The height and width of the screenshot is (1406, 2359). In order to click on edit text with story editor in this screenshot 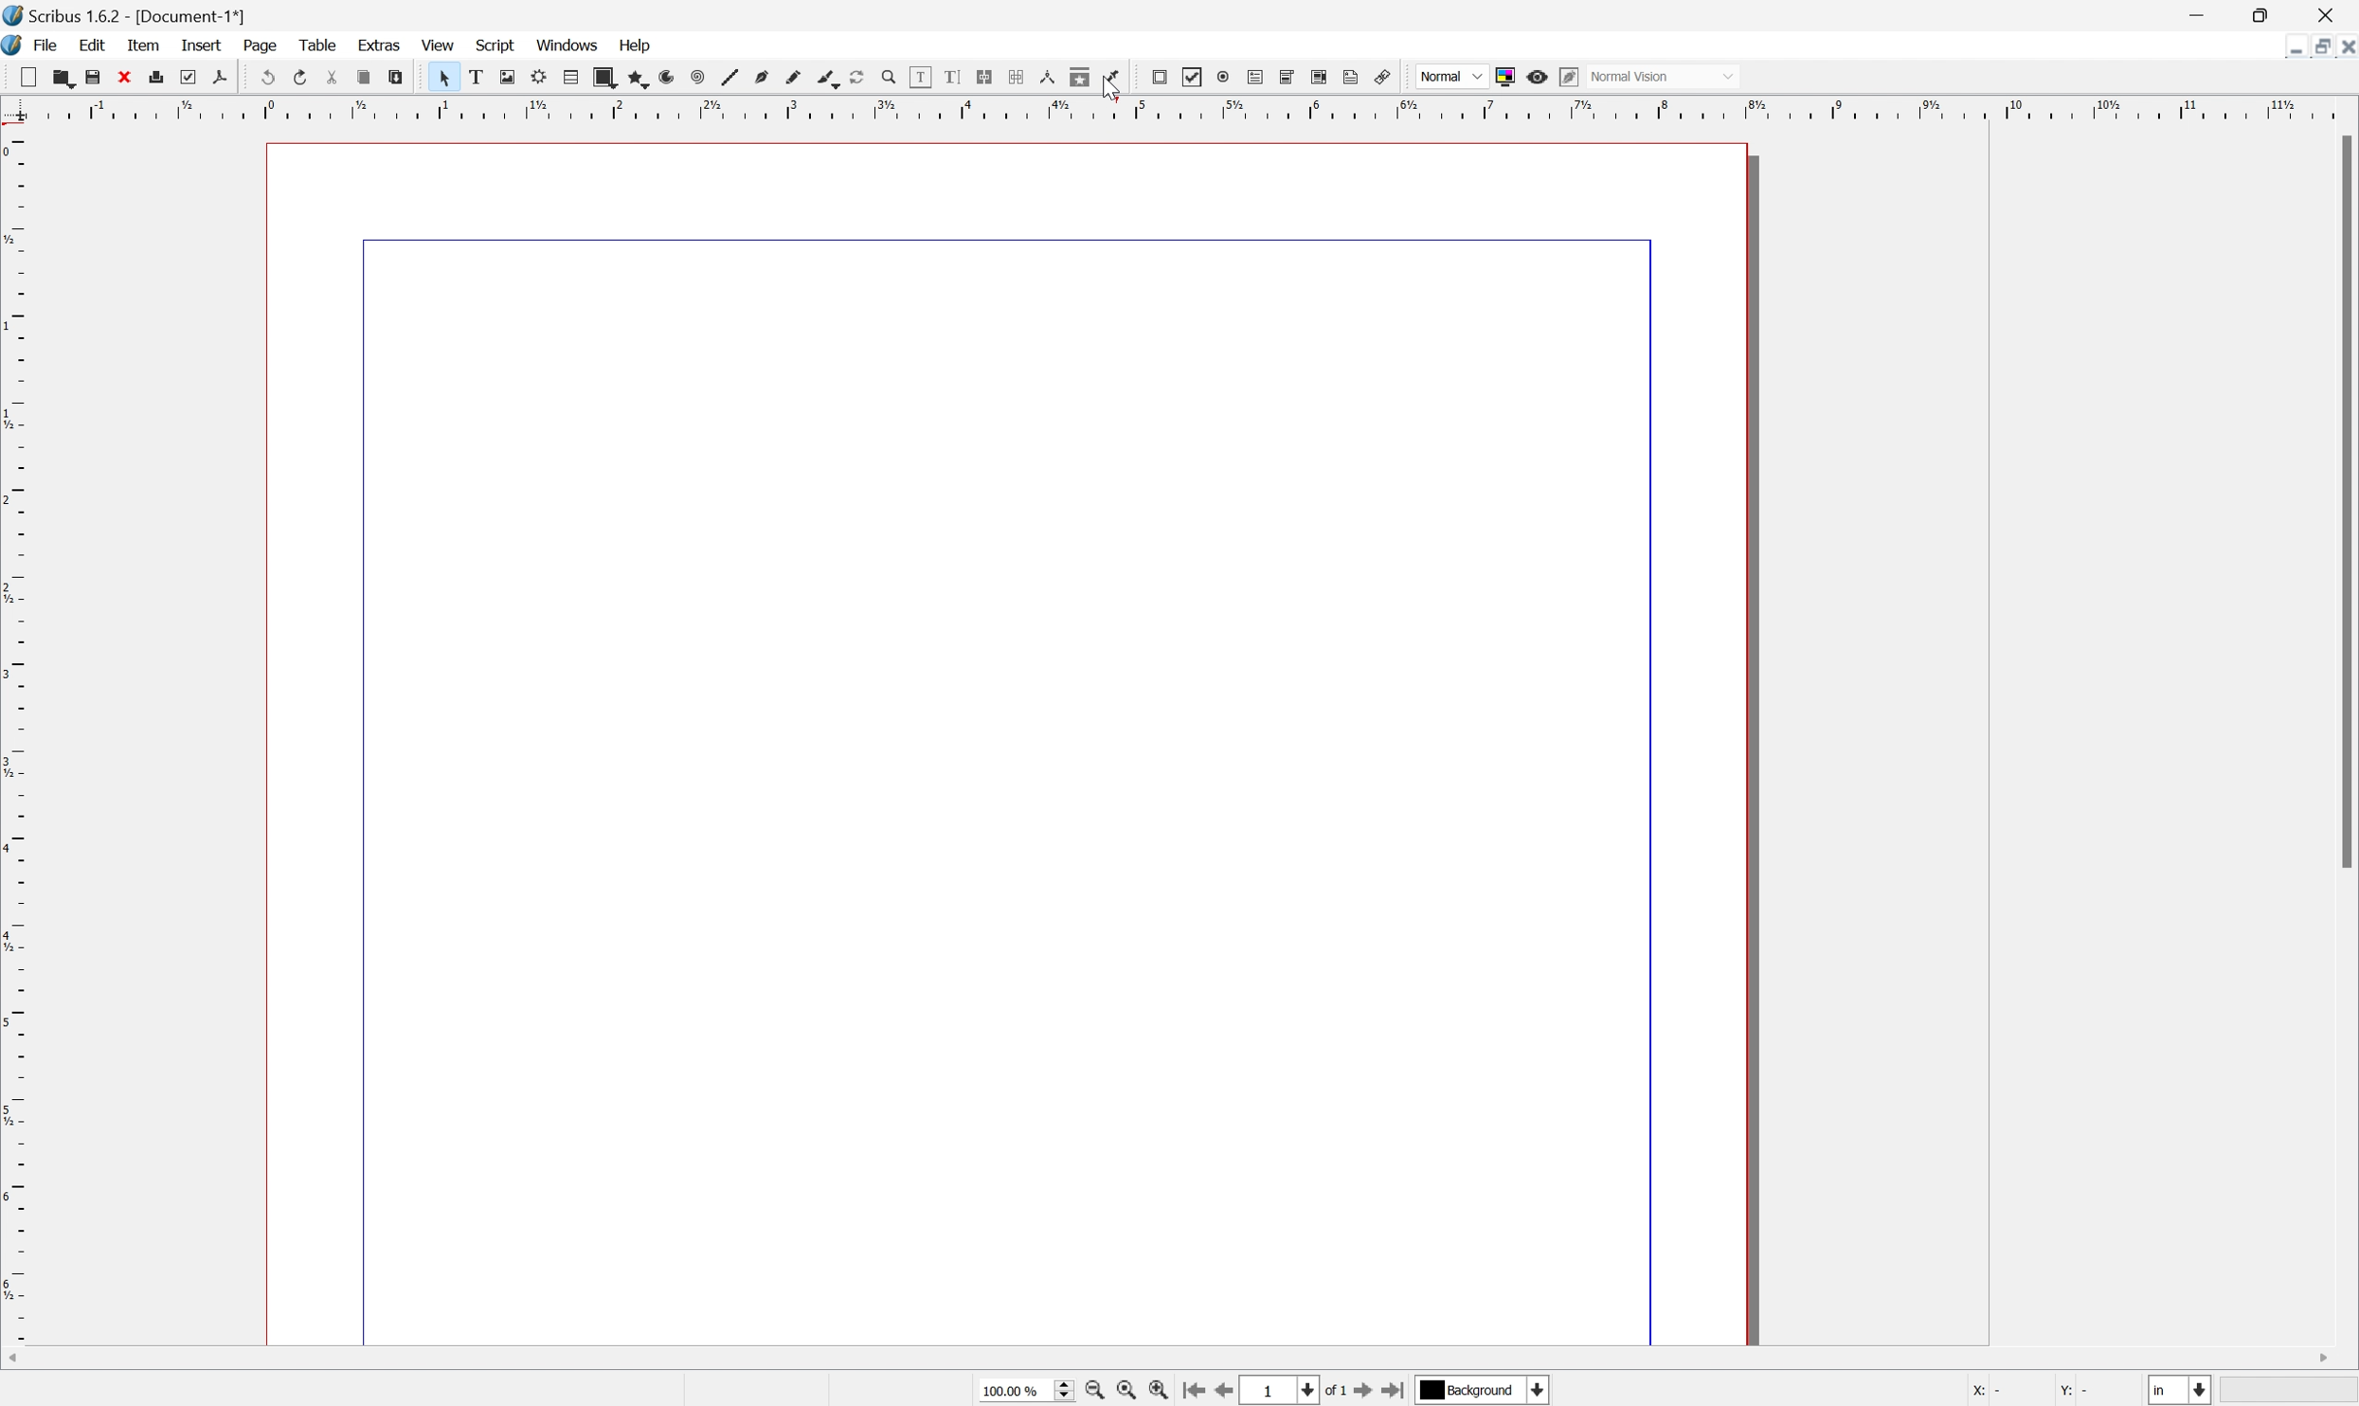, I will do `click(951, 76)`.